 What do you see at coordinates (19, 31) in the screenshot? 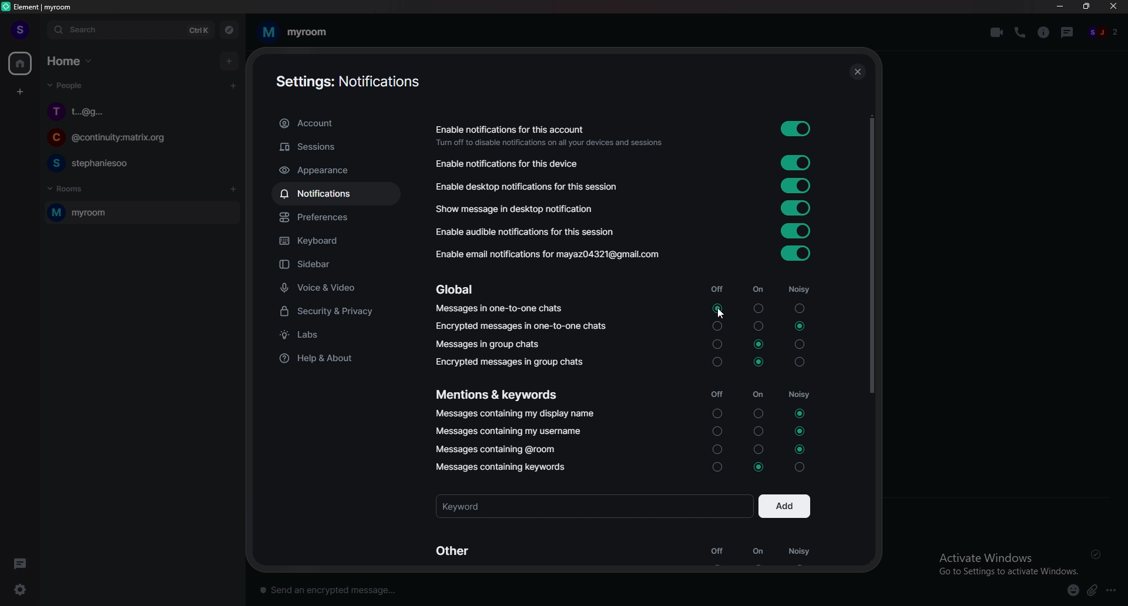
I see `profile` at bounding box center [19, 31].